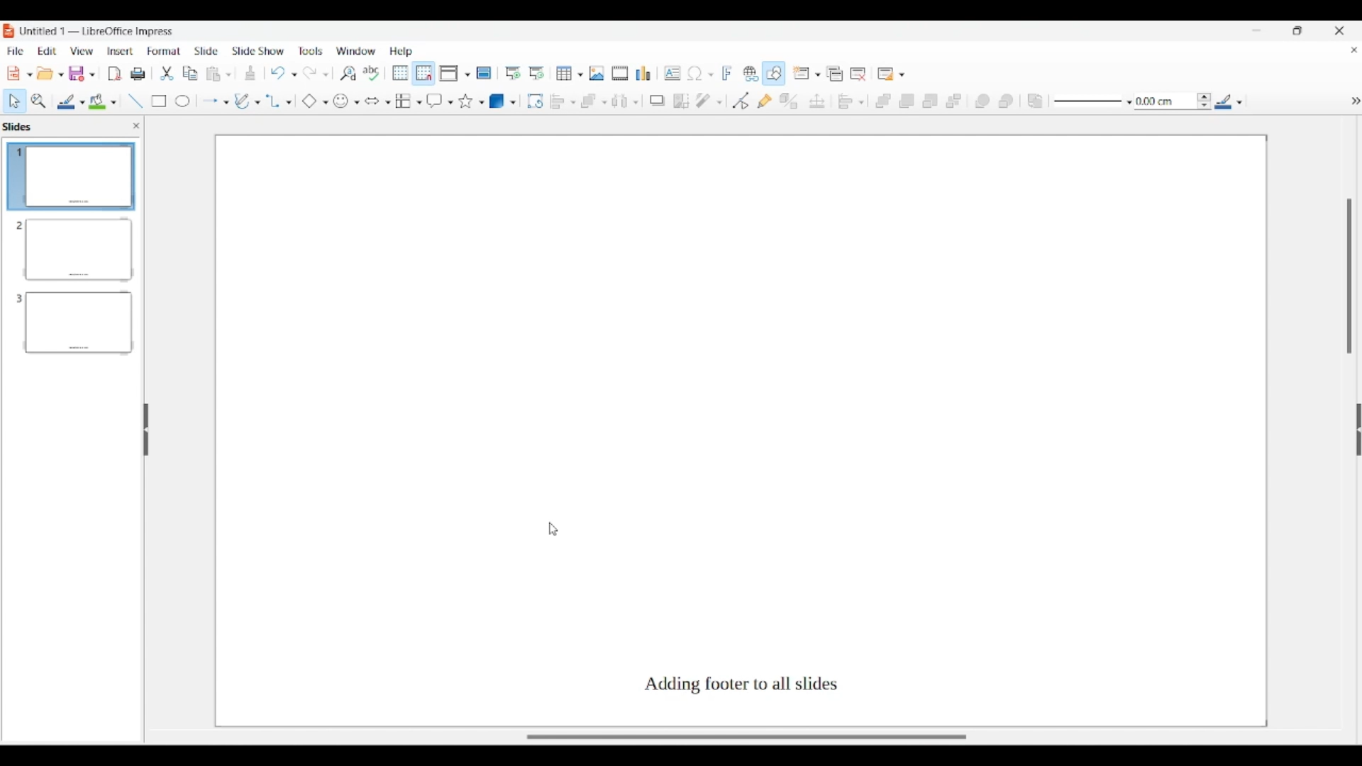 This screenshot has height=766, width=1362. What do you see at coordinates (136, 128) in the screenshot?
I see `close` at bounding box center [136, 128].